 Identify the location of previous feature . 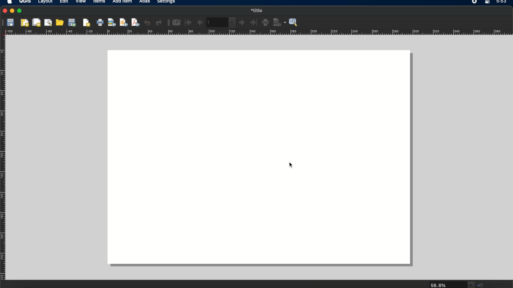
(199, 23).